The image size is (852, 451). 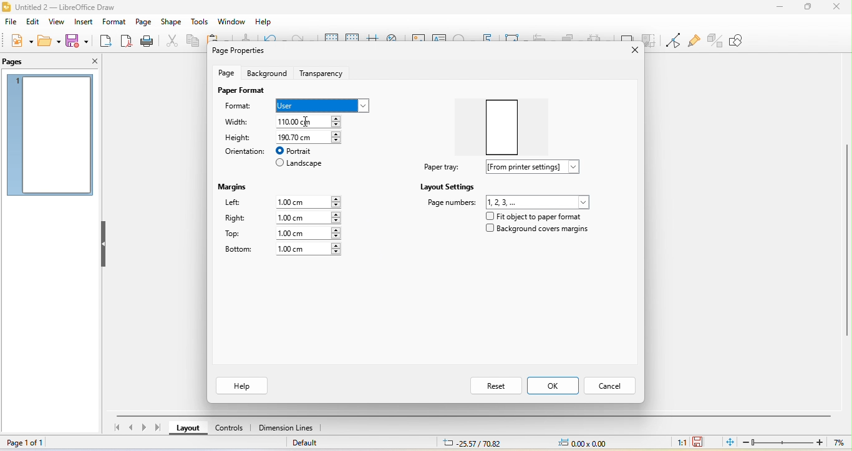 What do you see at coordinates (307, 217) in the screenshot?
I see `1.00 cm` at bounding box center [307, 217].